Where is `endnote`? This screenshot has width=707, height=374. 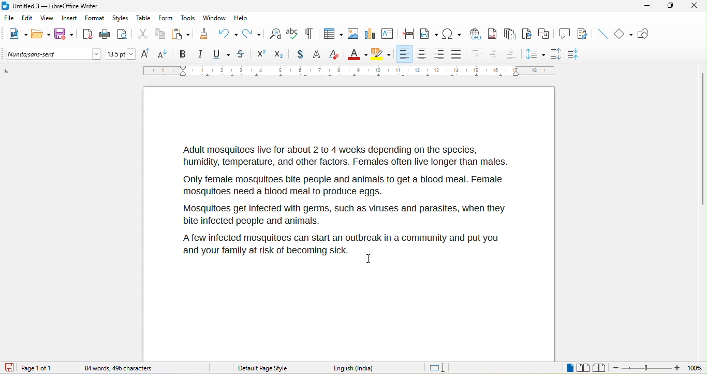 endnote is located at coordinates (510, 34).